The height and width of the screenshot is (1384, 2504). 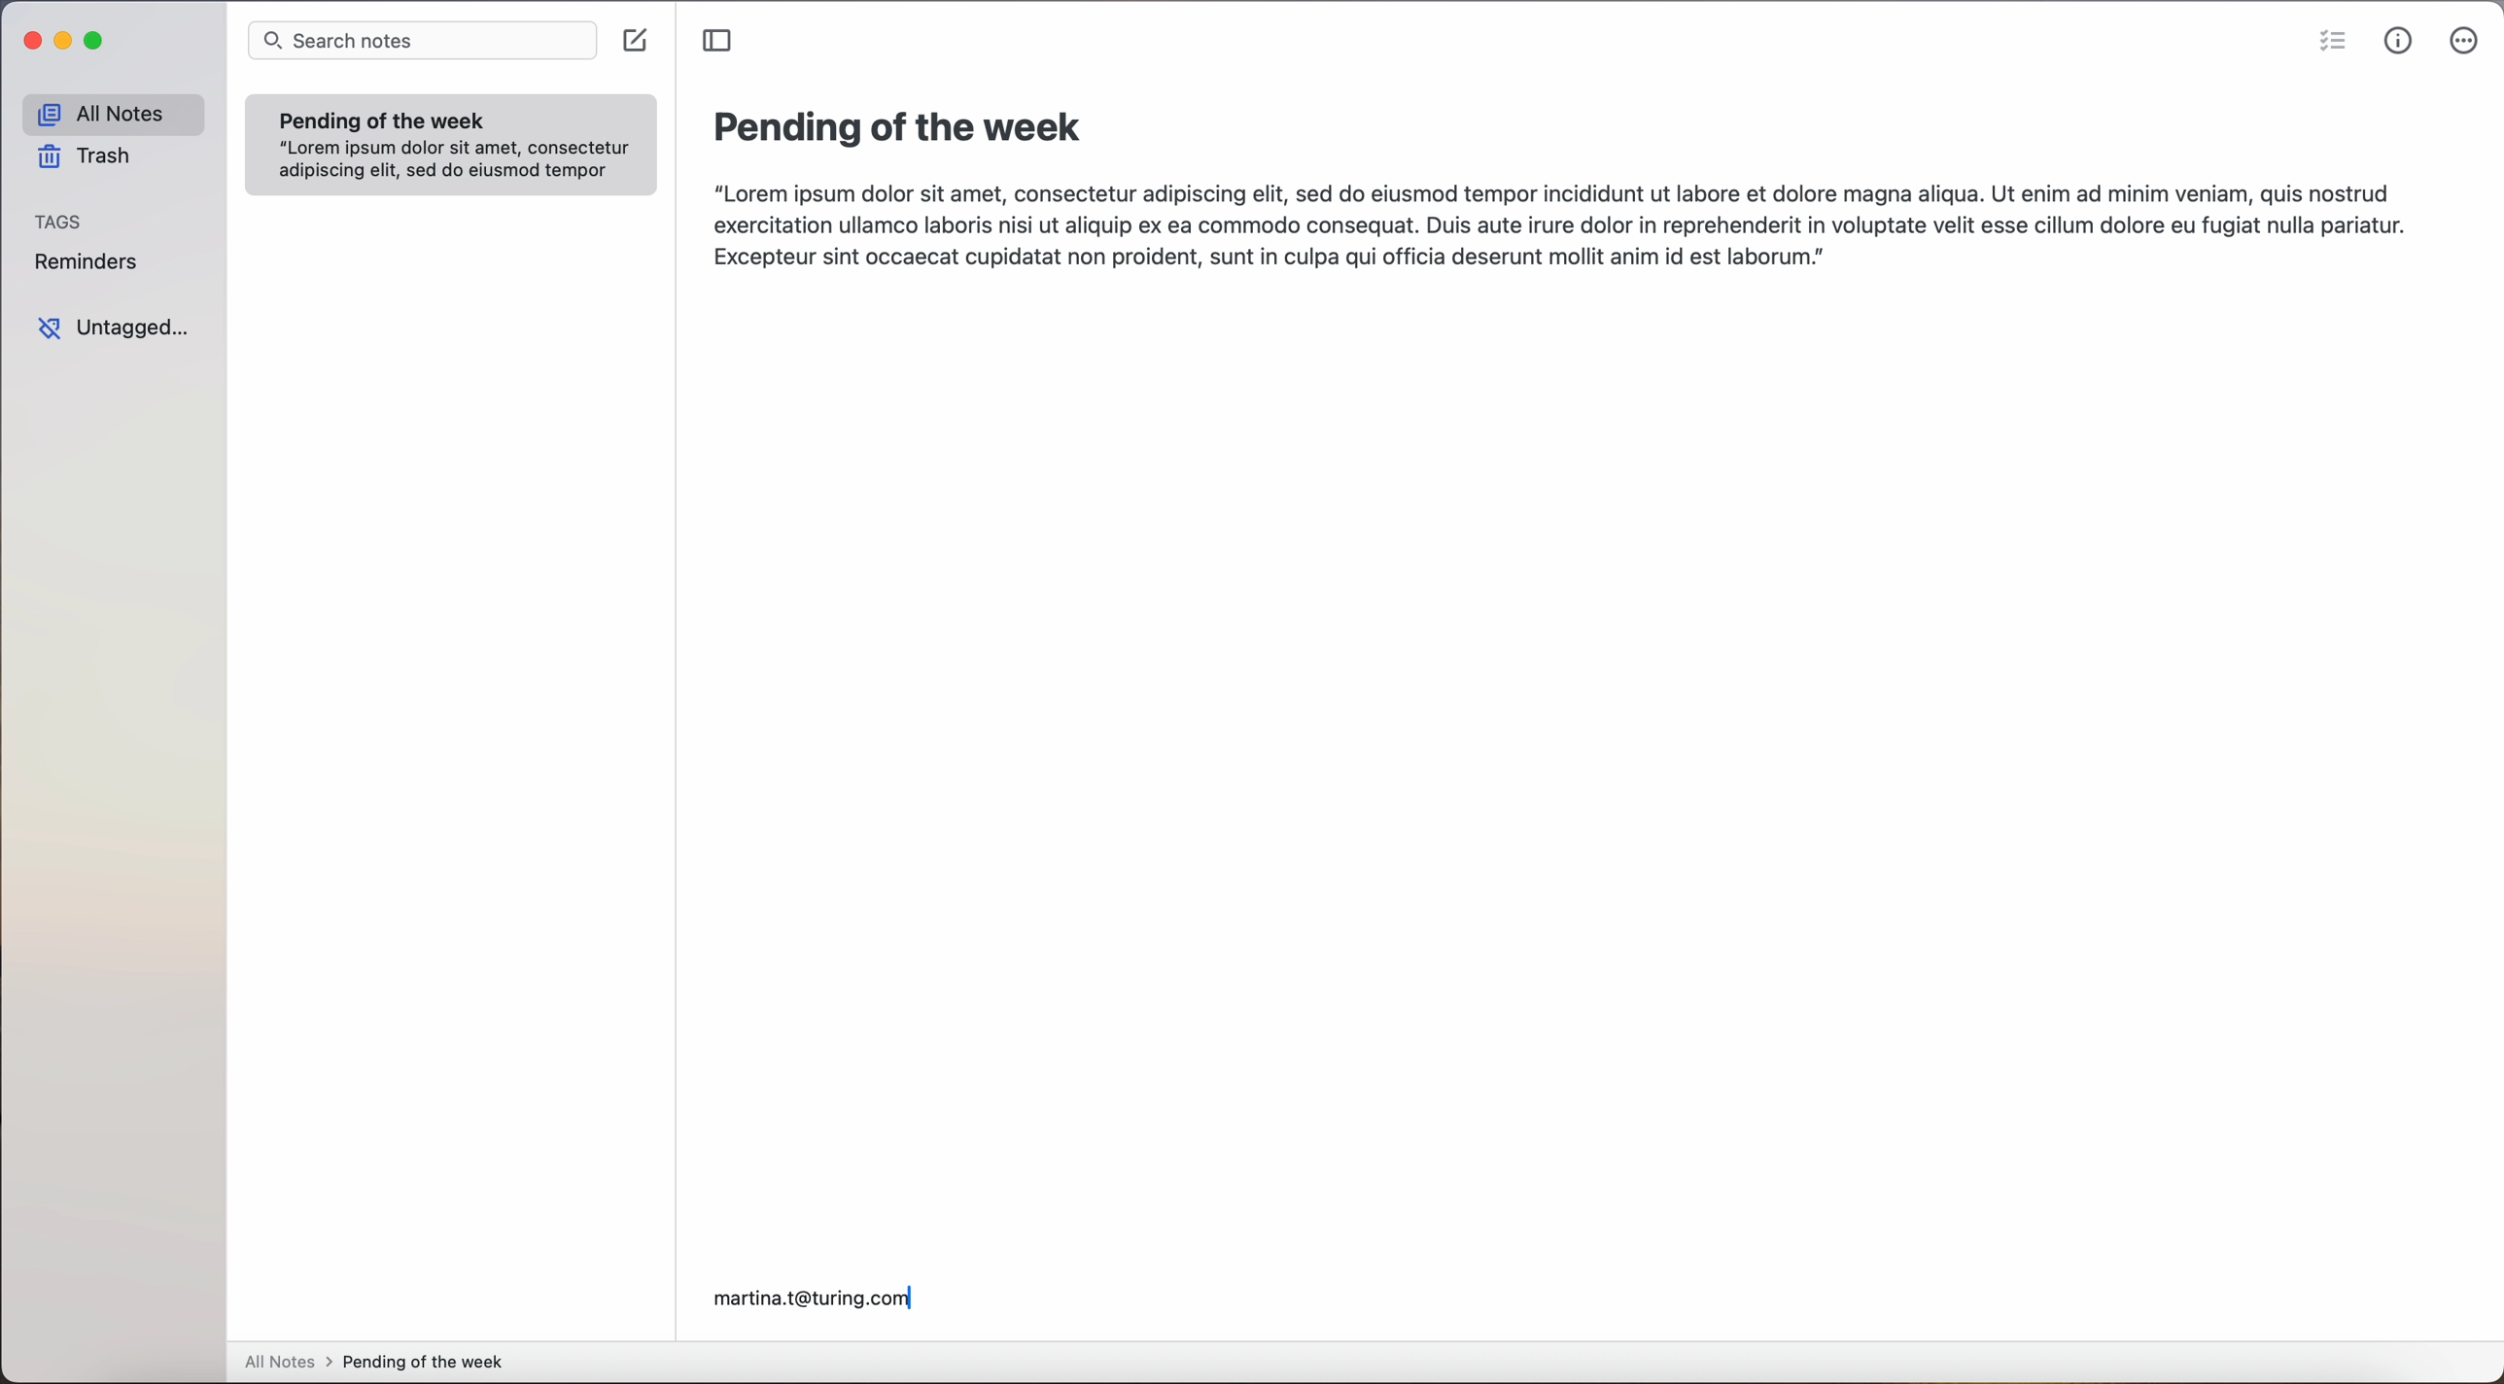 What do you see at coordinates (451, 144) in the screenshot?
I see `note` at bounding box center [451, 144].